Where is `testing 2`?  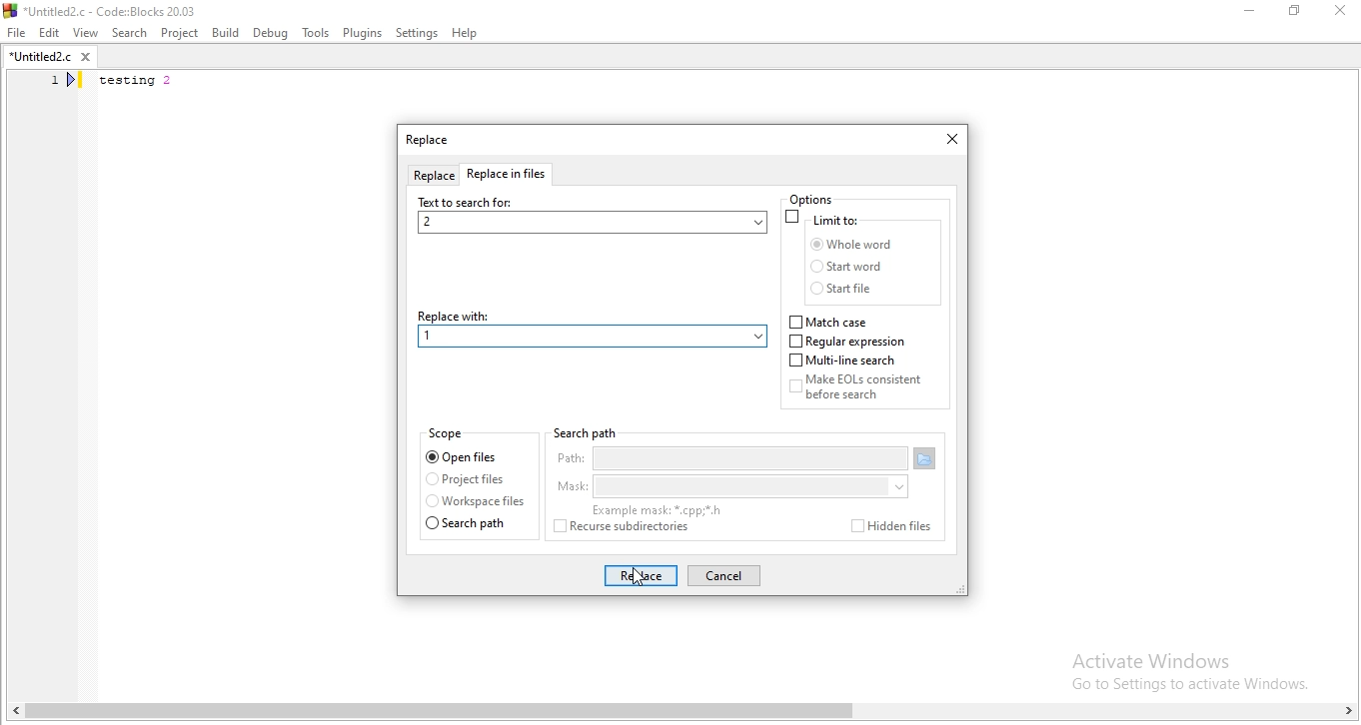 testing 2 is located at coordinates (140, 83).